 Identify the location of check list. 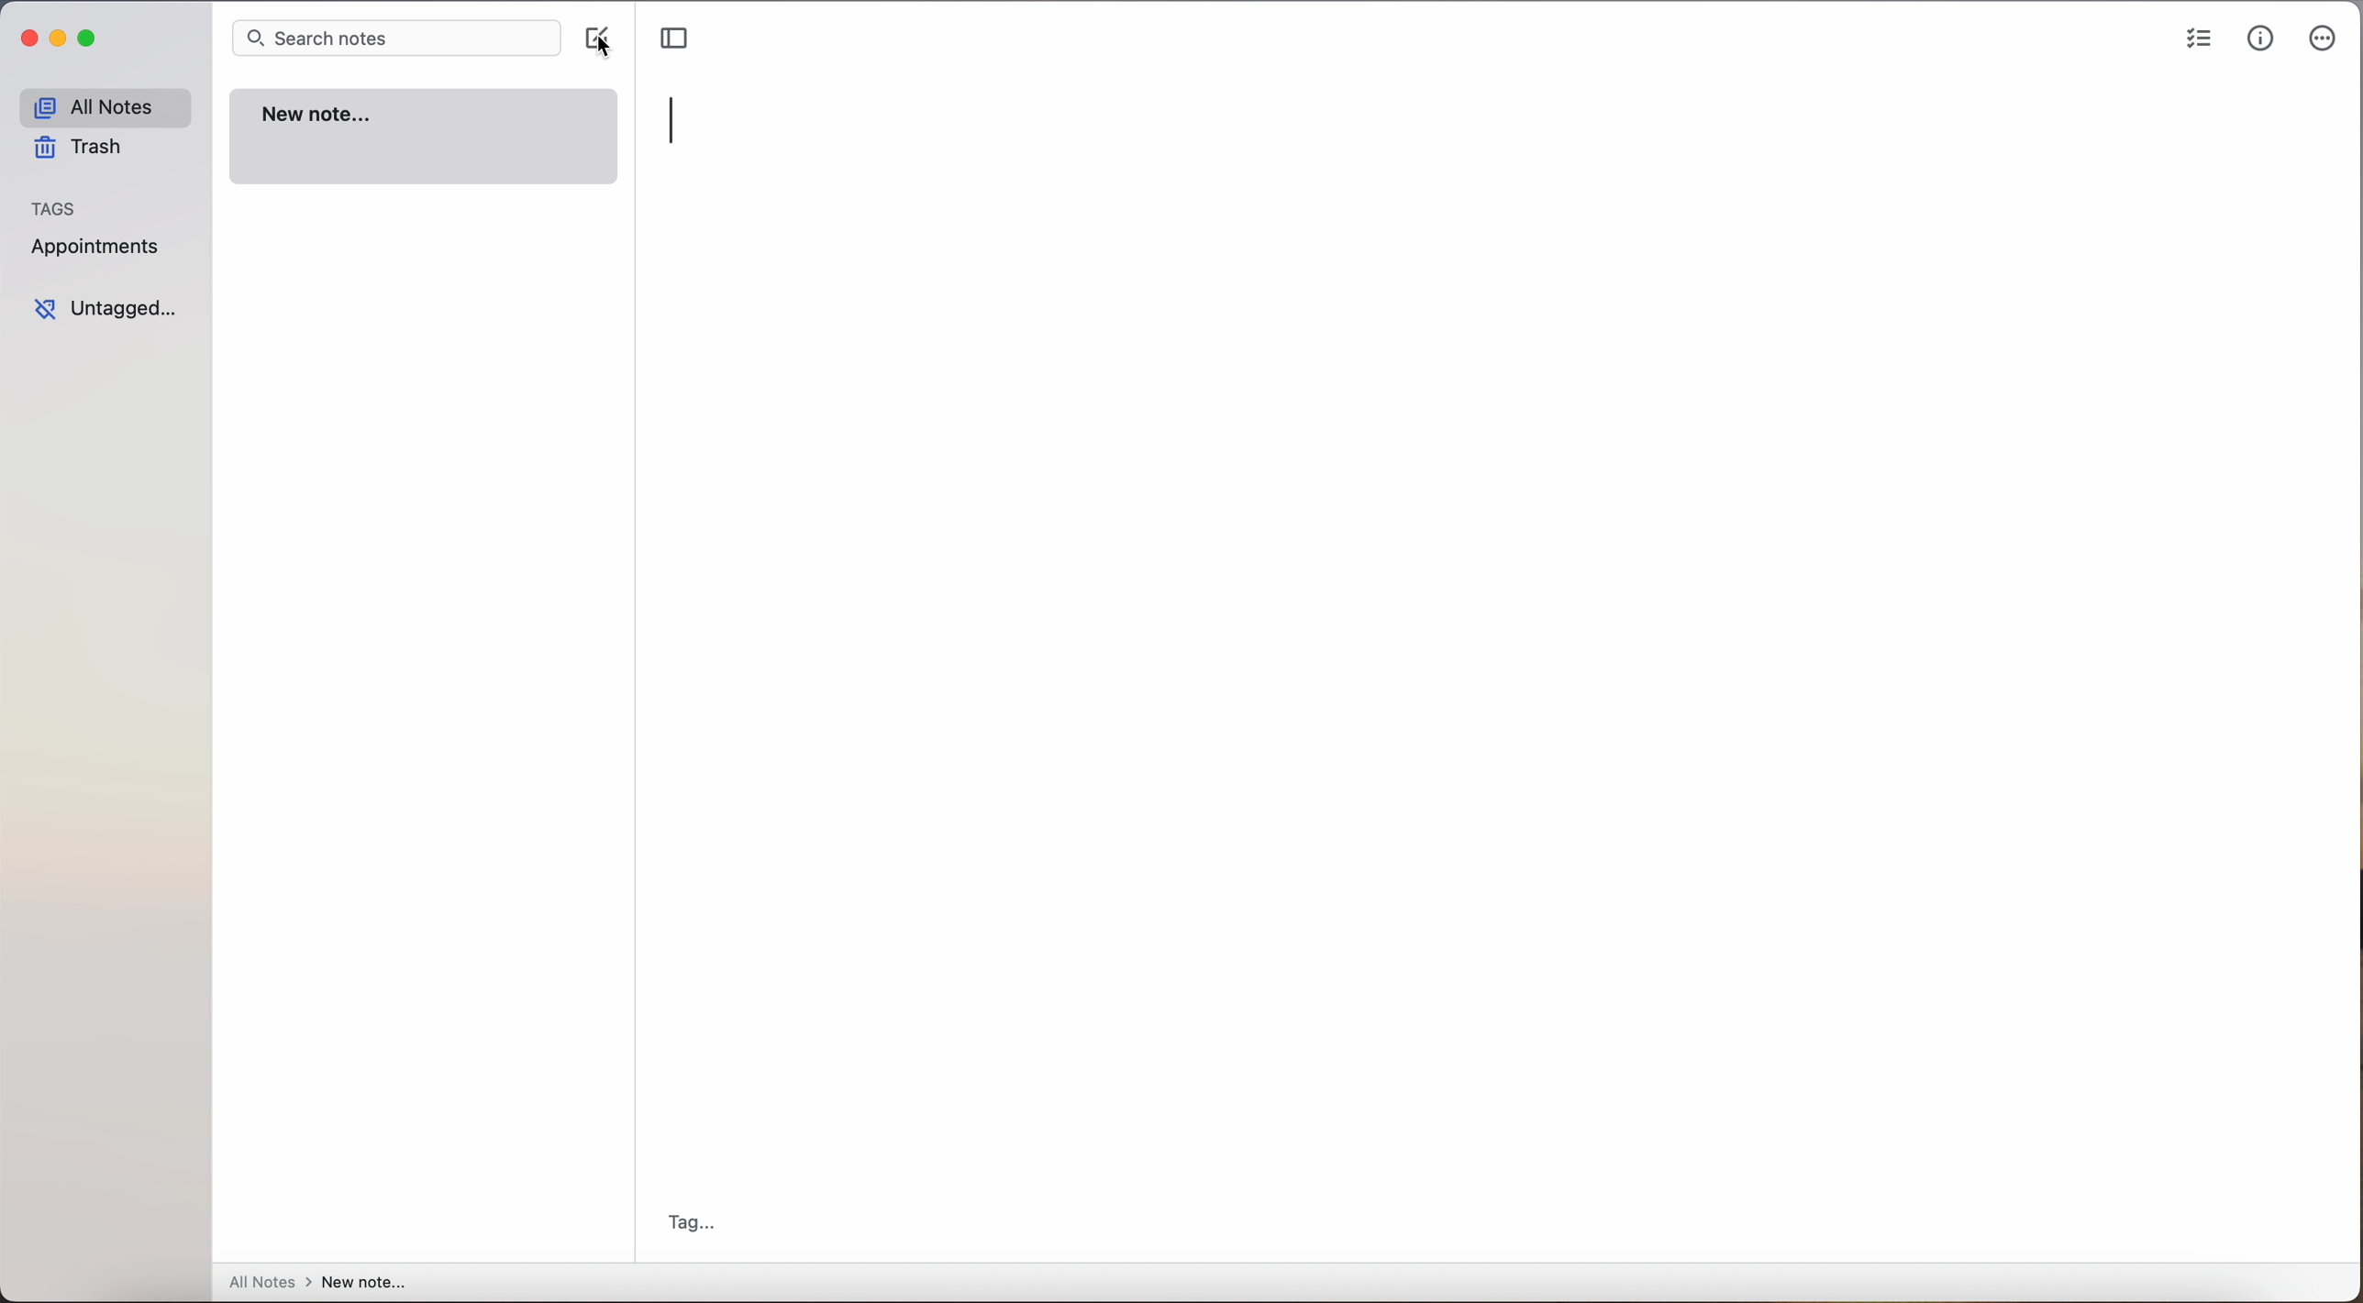
(2199, 39).